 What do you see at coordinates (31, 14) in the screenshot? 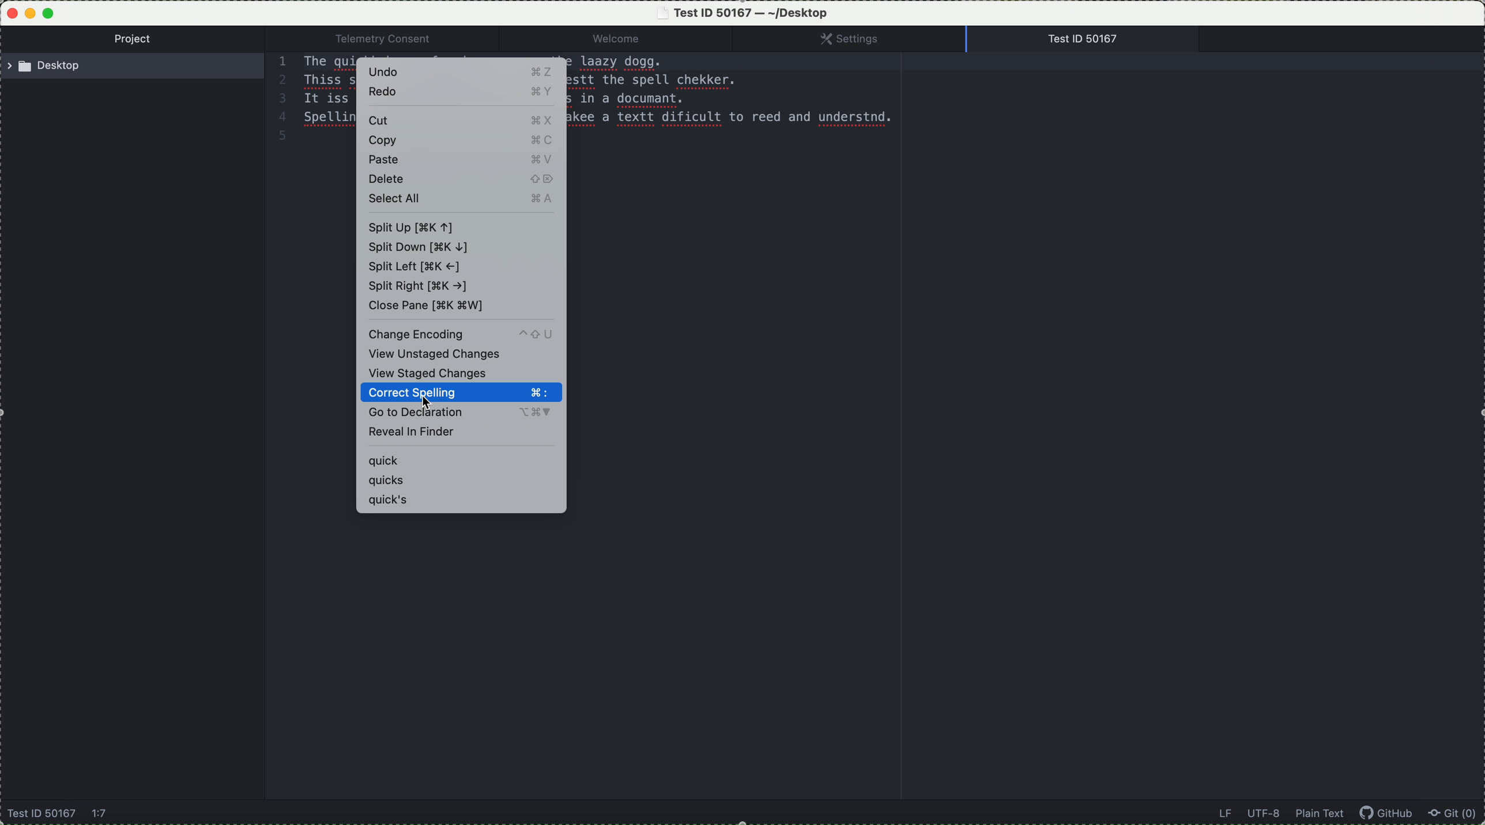
I see `minimize program` at bounding box center [31, 14].